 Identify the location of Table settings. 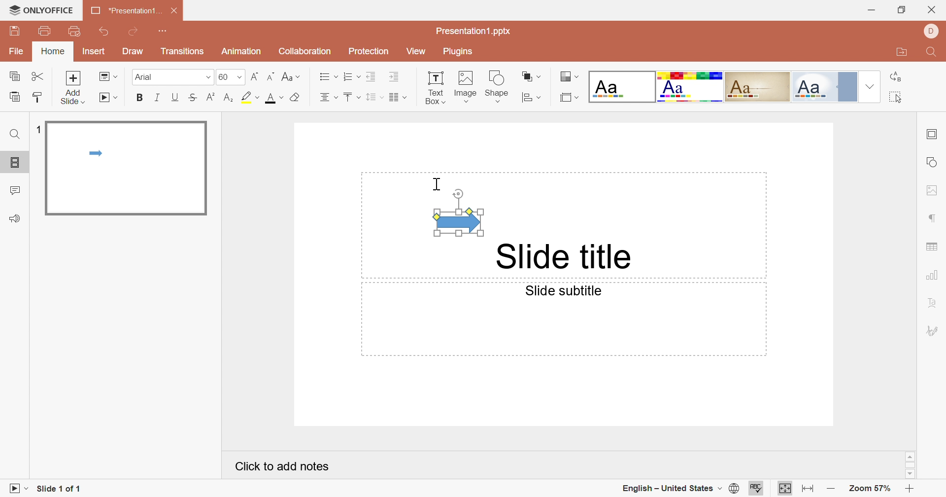
(932, 247).